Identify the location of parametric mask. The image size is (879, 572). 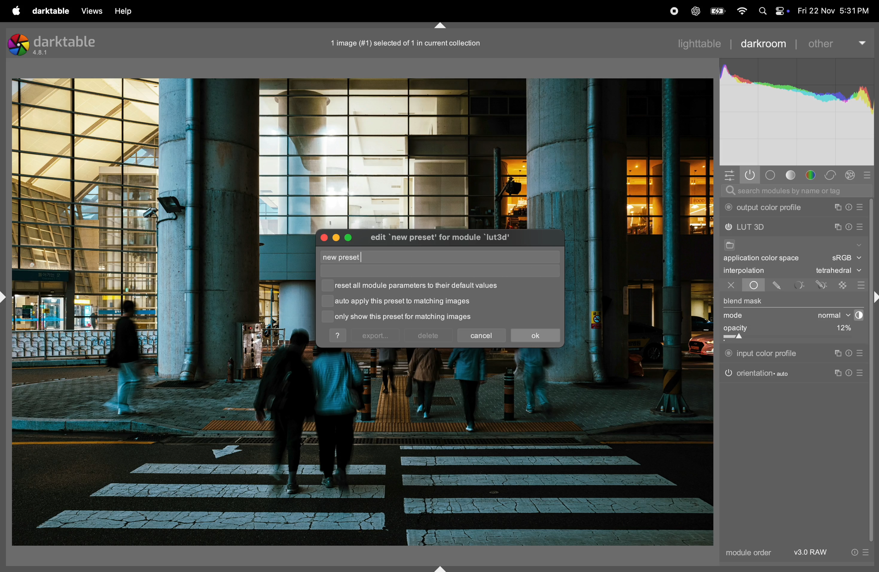
(800, 285).